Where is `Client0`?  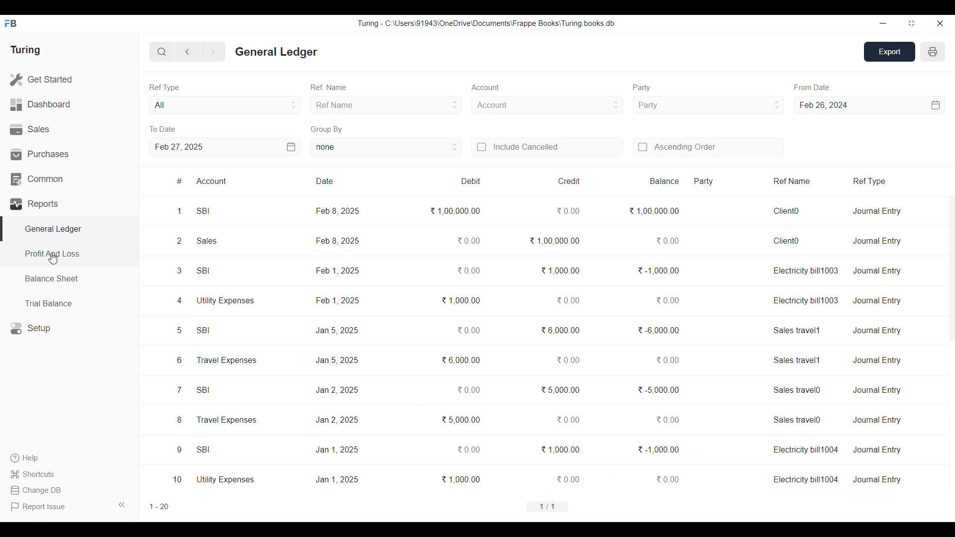 Client0 is located at coordinates (786, 241).